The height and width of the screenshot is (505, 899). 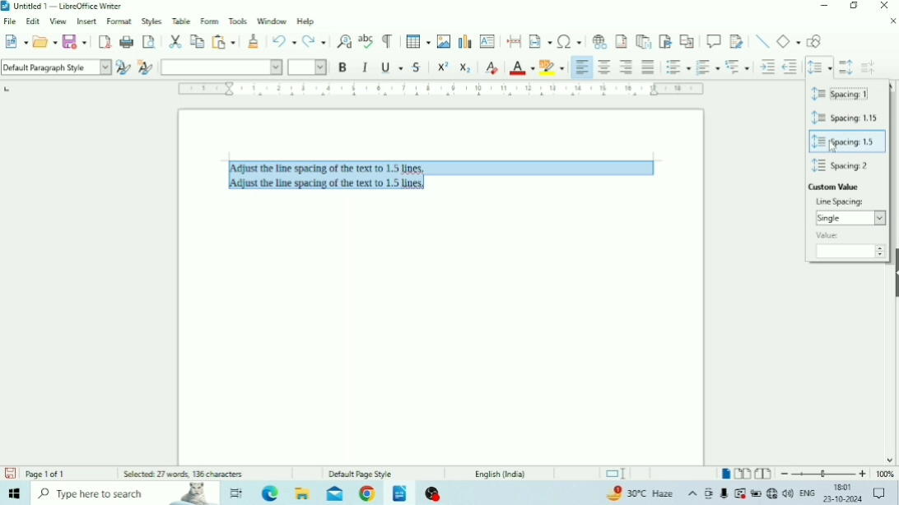 I want to click on Task view, so click(x=236, y=493).